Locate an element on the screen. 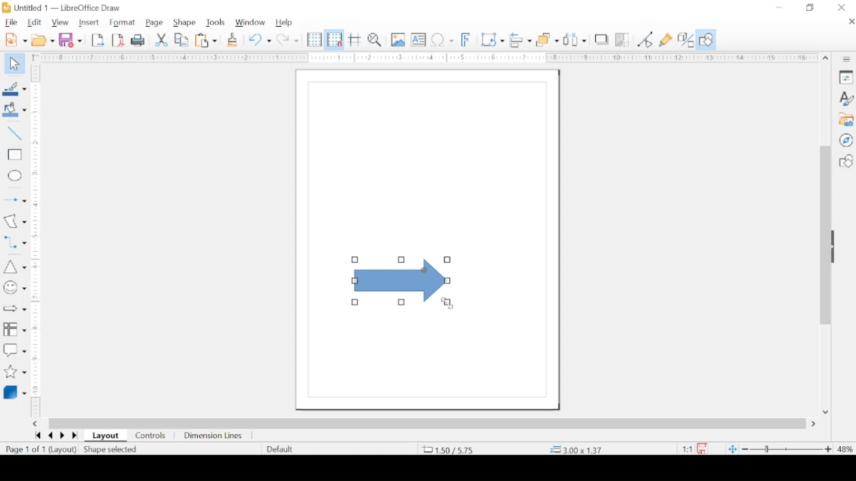 Image resolution: width=856 pixels, height=481 pixels. styles is located at coordinates (846, 98).